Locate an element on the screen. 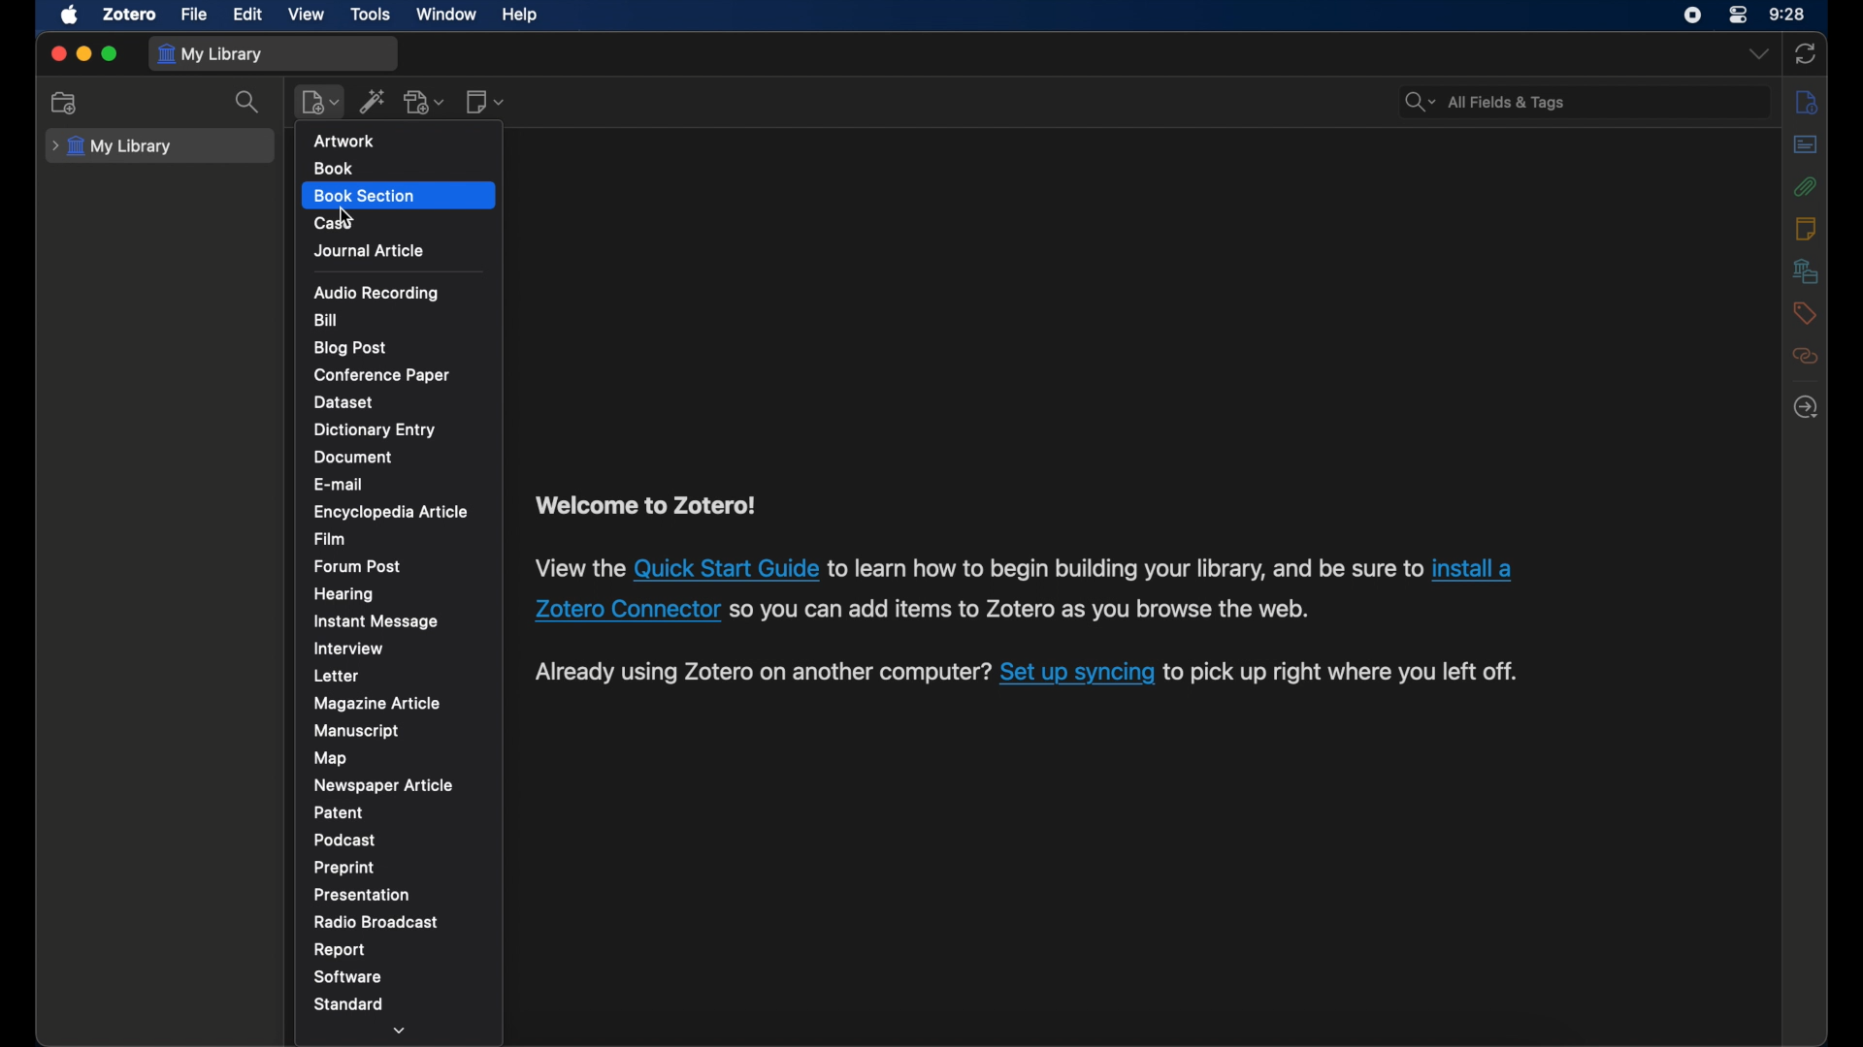  manuscript is located at coordinates (357, 730).